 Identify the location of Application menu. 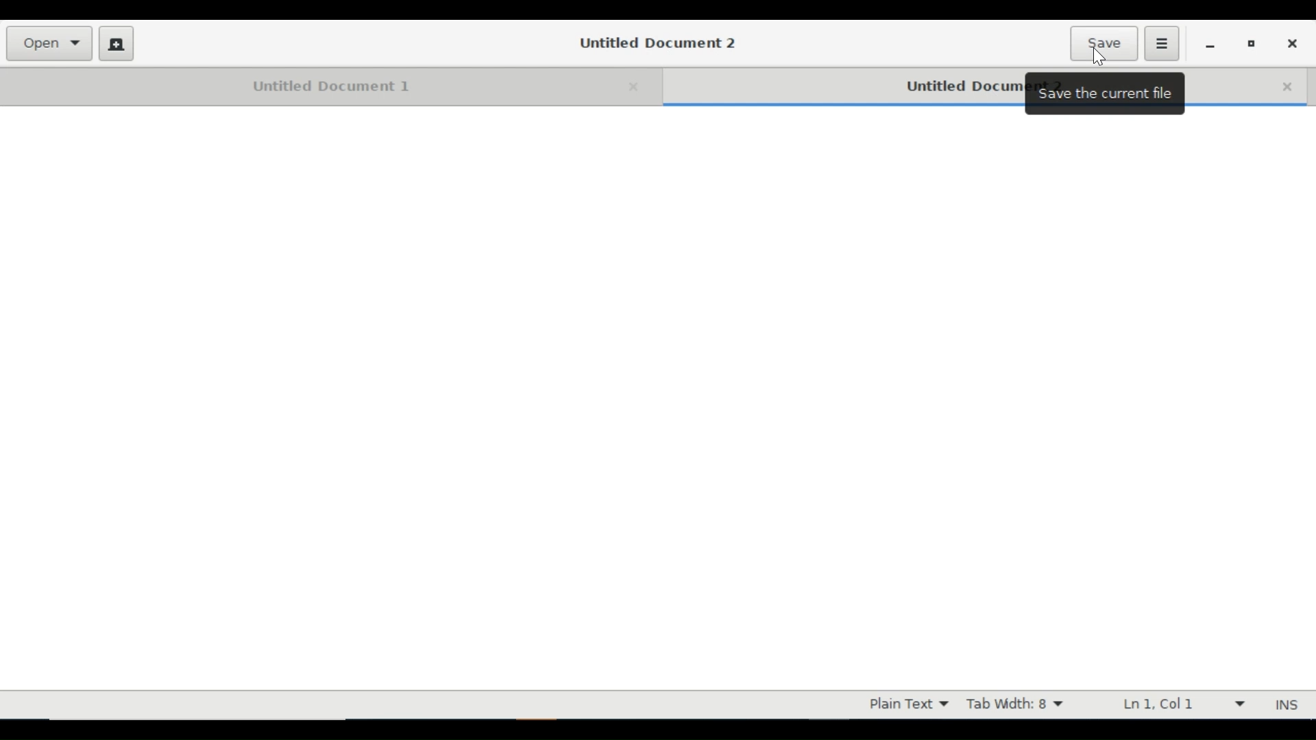
(1161, 42).